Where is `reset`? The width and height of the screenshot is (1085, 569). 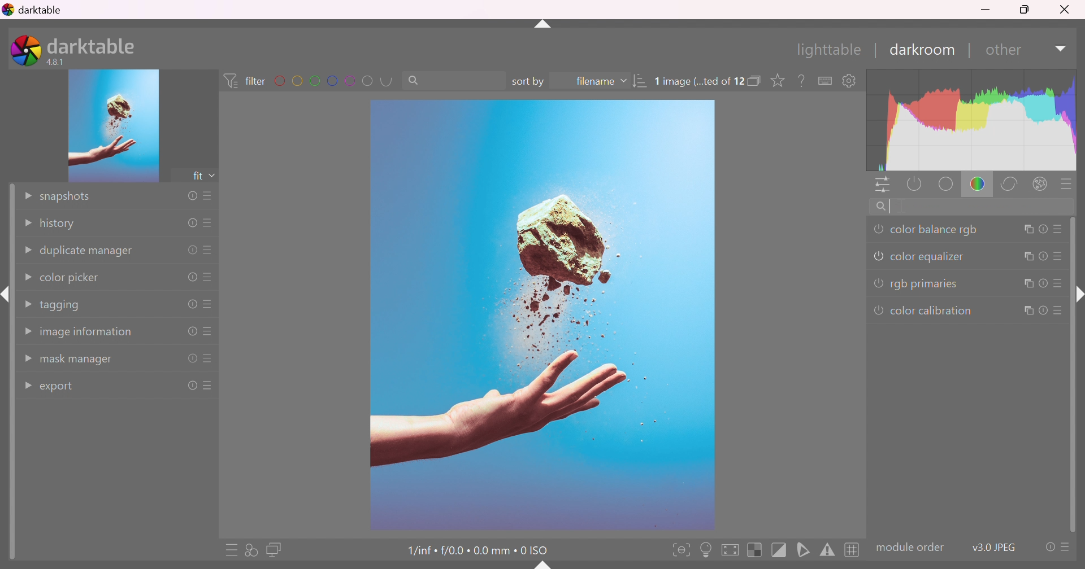 reset is located at coordinates (192, 223).